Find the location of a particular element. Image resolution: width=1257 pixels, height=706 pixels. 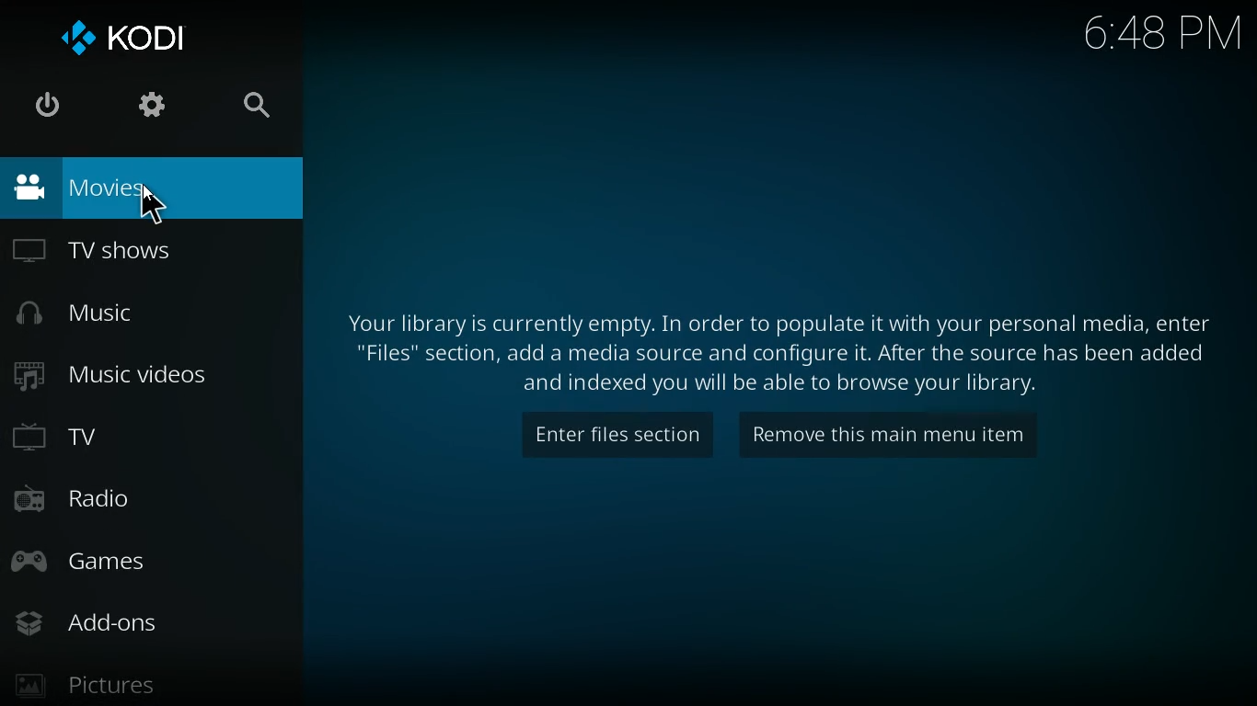

remove this main menu item is located at coordinates (907, 437).